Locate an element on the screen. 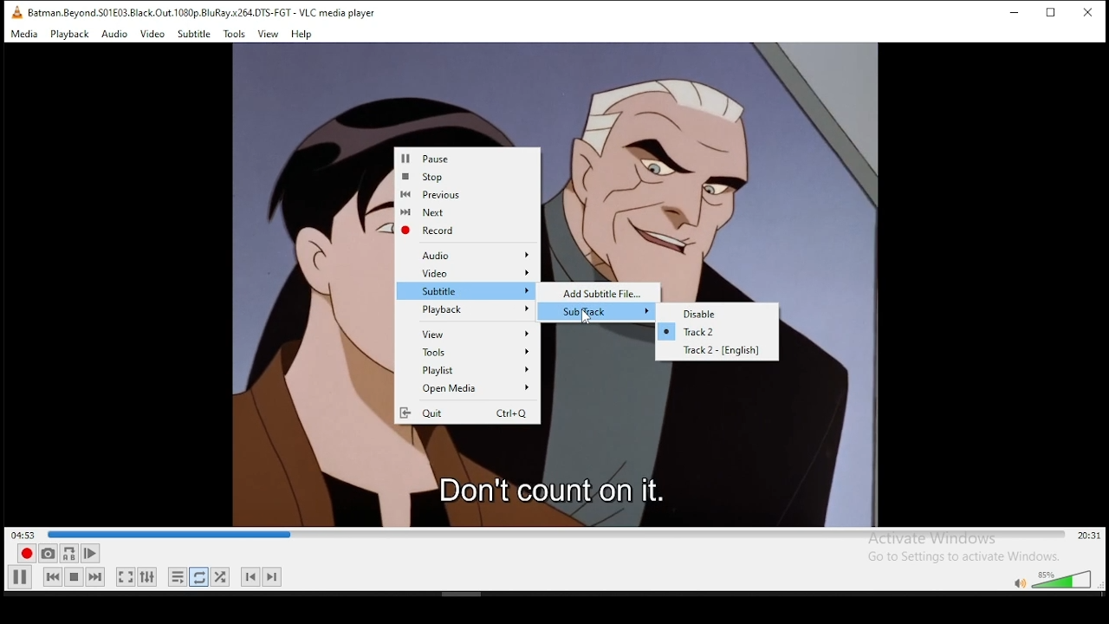  A-B Repeat (A-B Icon) is located at coordinates (70, 554).